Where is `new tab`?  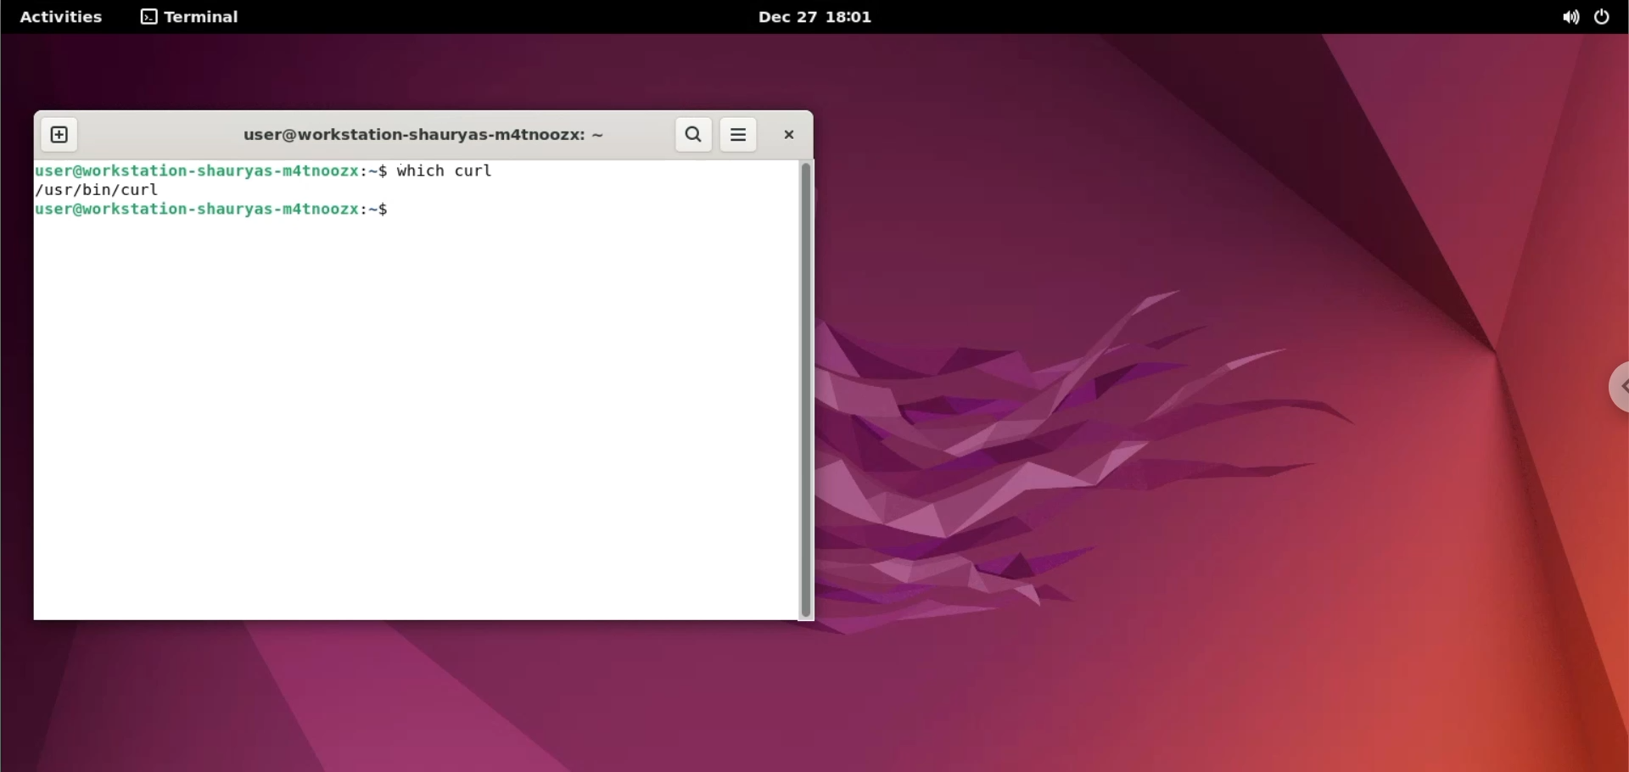
new tab is located at coordinates (59, 135).